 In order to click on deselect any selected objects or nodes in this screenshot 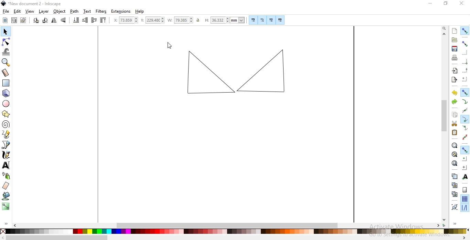, I will do `click(23, 21)`.